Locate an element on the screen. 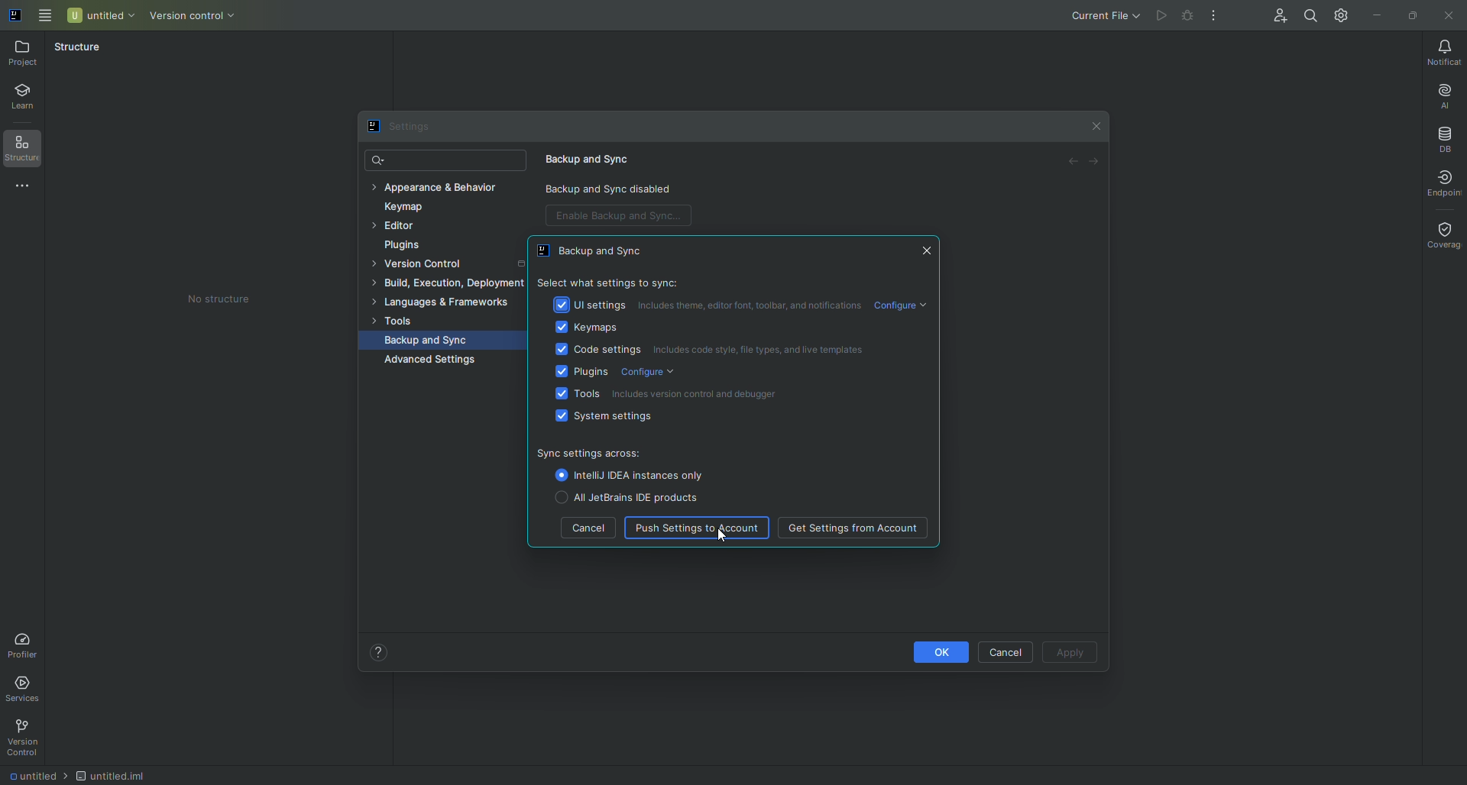 This screenshot has height=785, width=1467. More tools is located at coordinates (28, 187).